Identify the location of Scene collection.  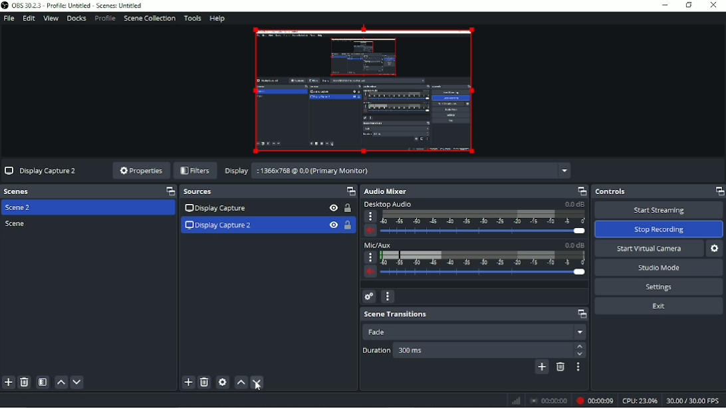
(149, 18).